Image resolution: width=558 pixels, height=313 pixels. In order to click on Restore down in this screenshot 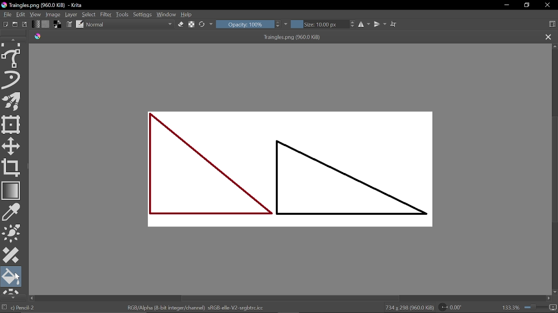, I will do `click(526, 5)`.